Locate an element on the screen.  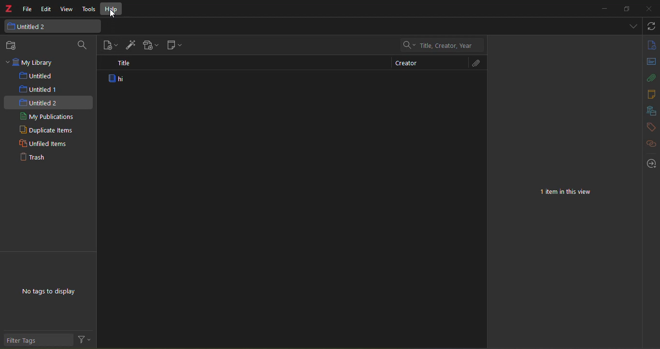
my publications is located at coordinates (46, 116).